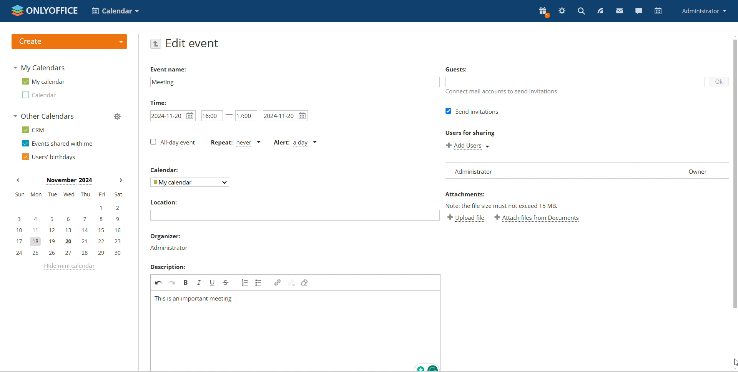 This screenshot has height=372, width=738. What do you see at coordinates (173, 143) in the screenshot?
I see `all-day event` at bounding box center [173, 143].